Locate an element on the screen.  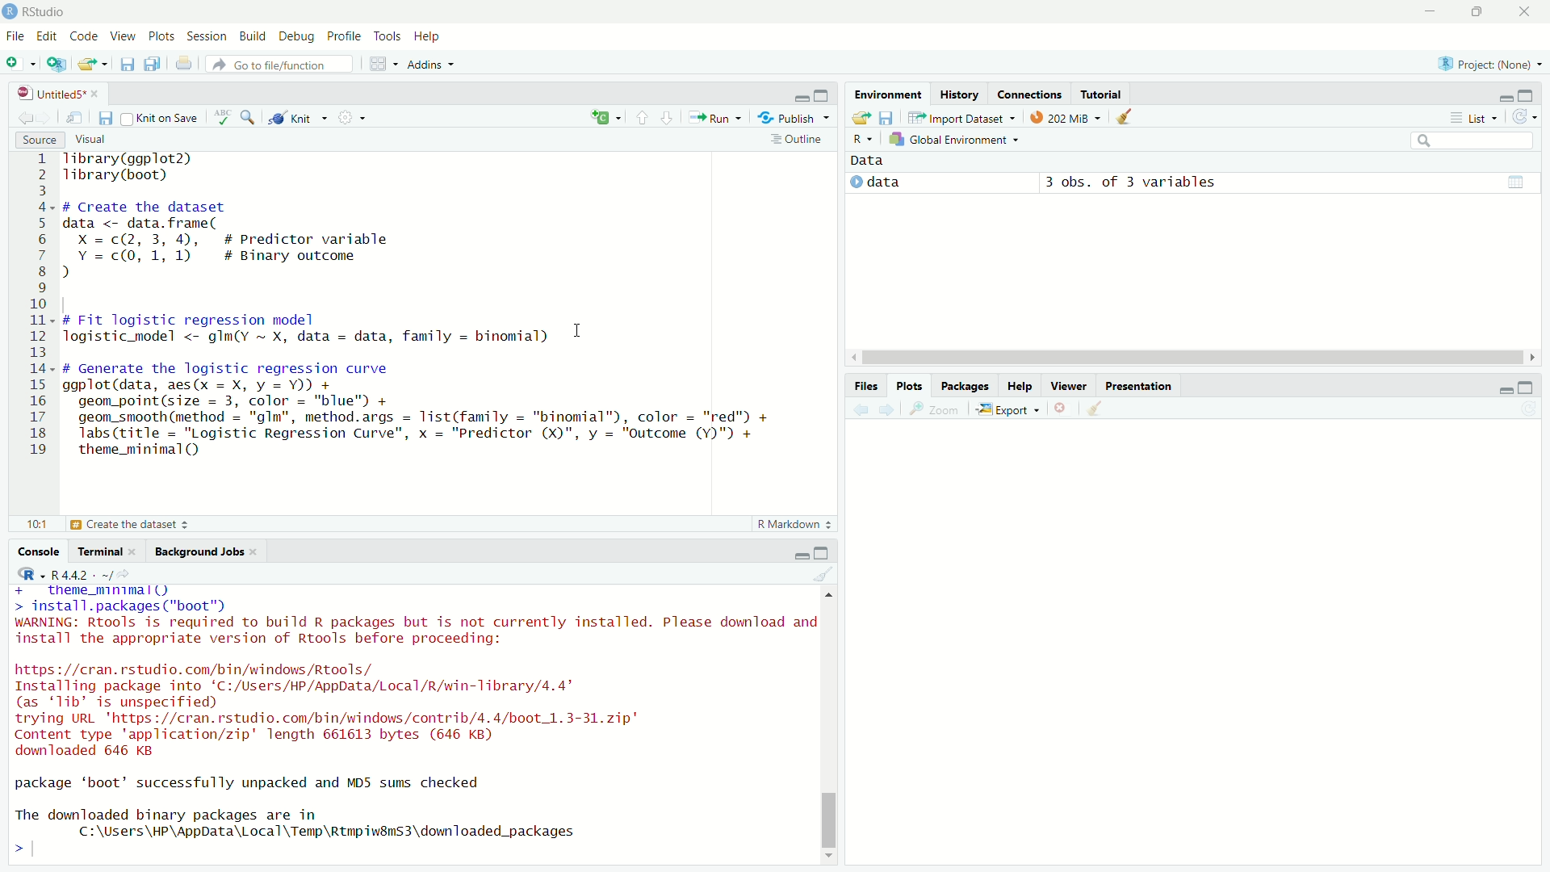
Help is located at coordinates (428, 36).